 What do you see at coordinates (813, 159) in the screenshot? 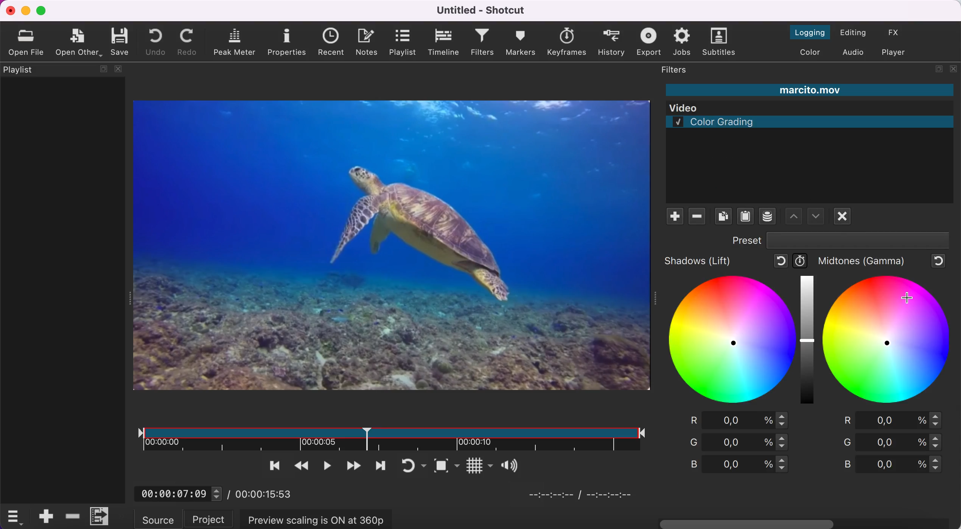
I see `color grading filter` at bounding box center [813, 159].